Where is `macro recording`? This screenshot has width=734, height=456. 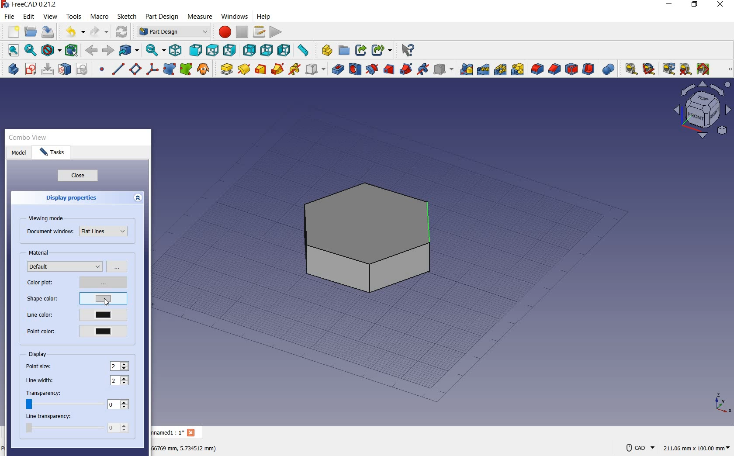 macro recording is located at coordinates (223, 33).